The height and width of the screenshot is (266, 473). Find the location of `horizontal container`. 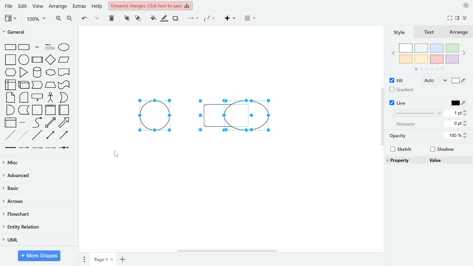

horizontal container is located at coordinates (65, 110).